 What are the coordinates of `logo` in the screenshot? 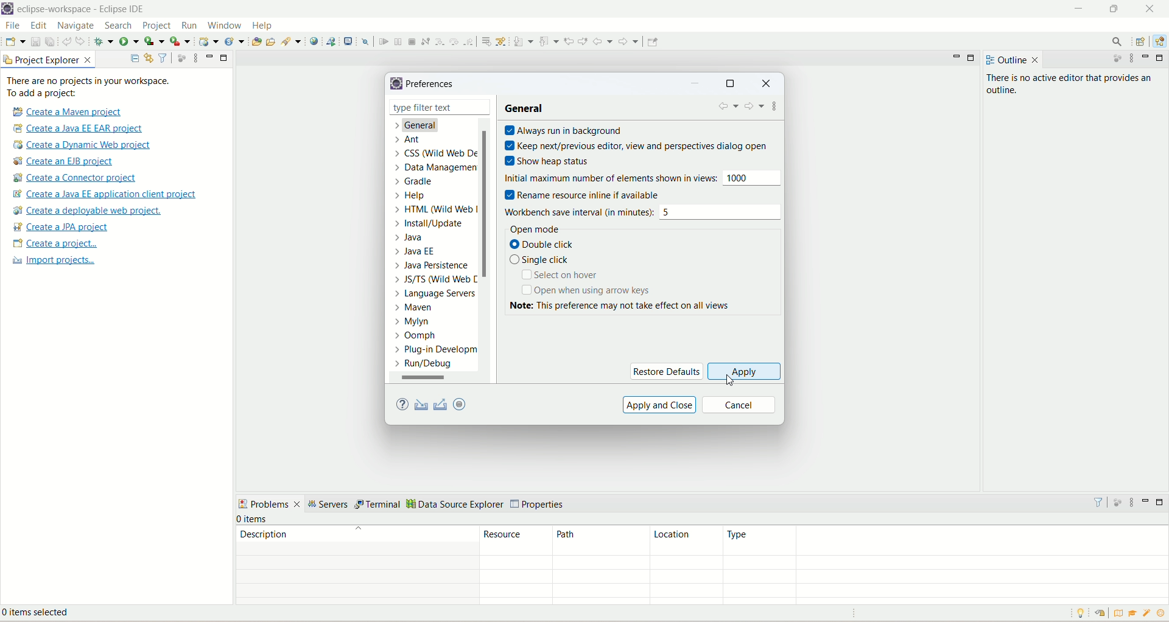 It's located at (8, 9).